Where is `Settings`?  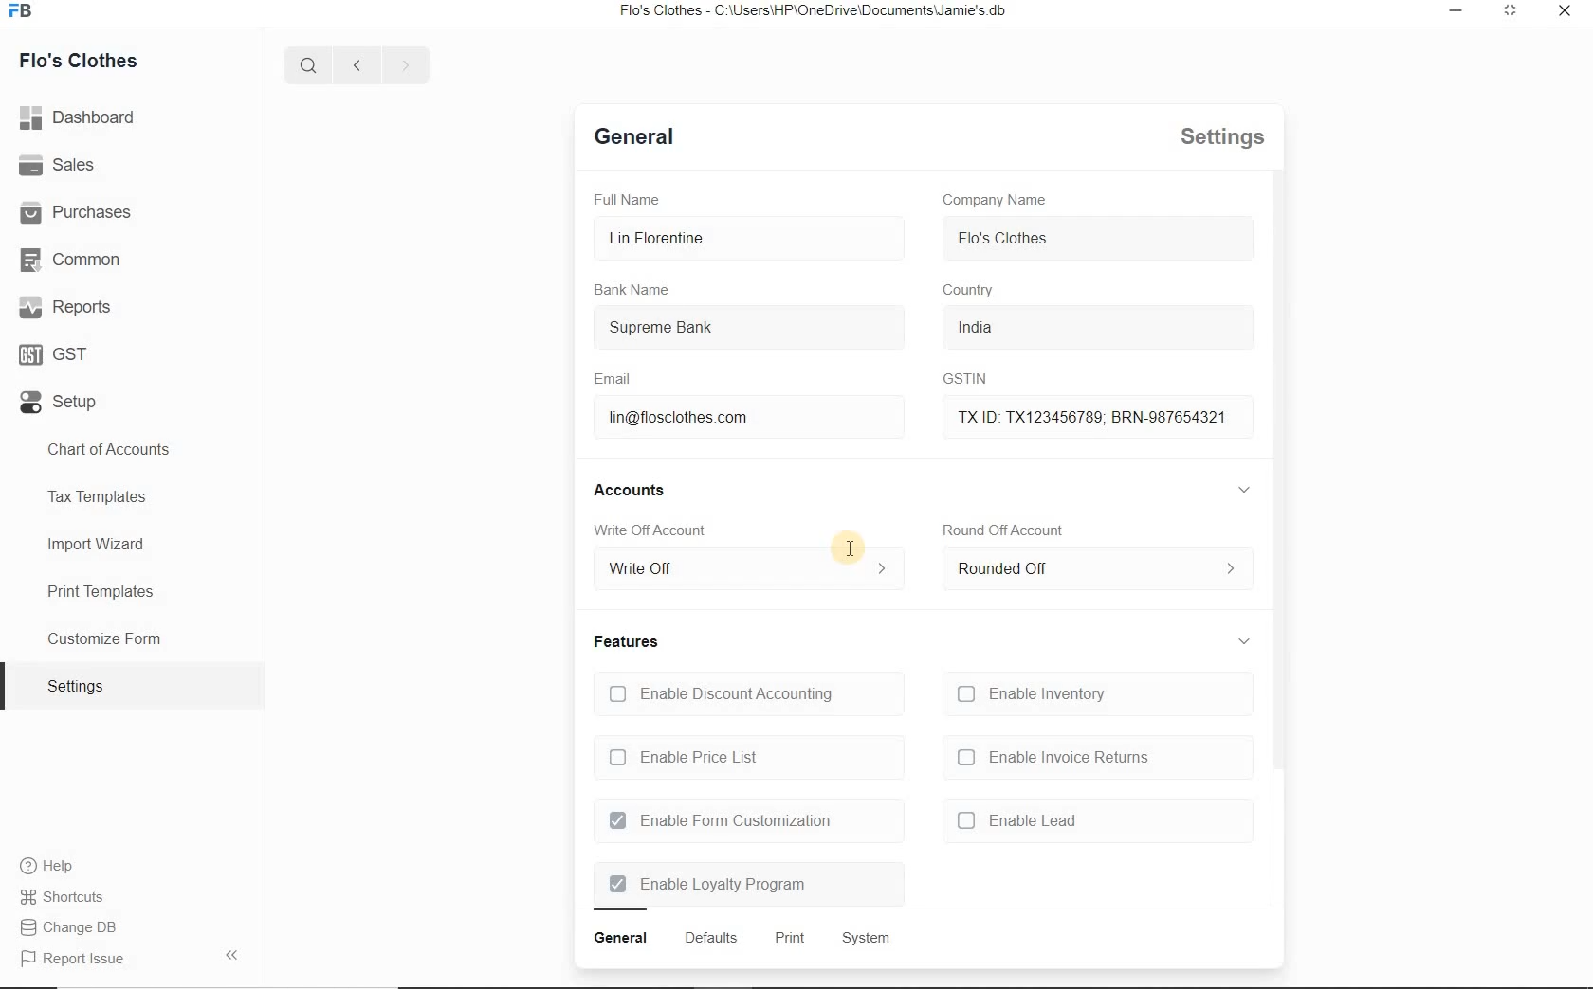 Settings is located at coordinates (1225, 136).